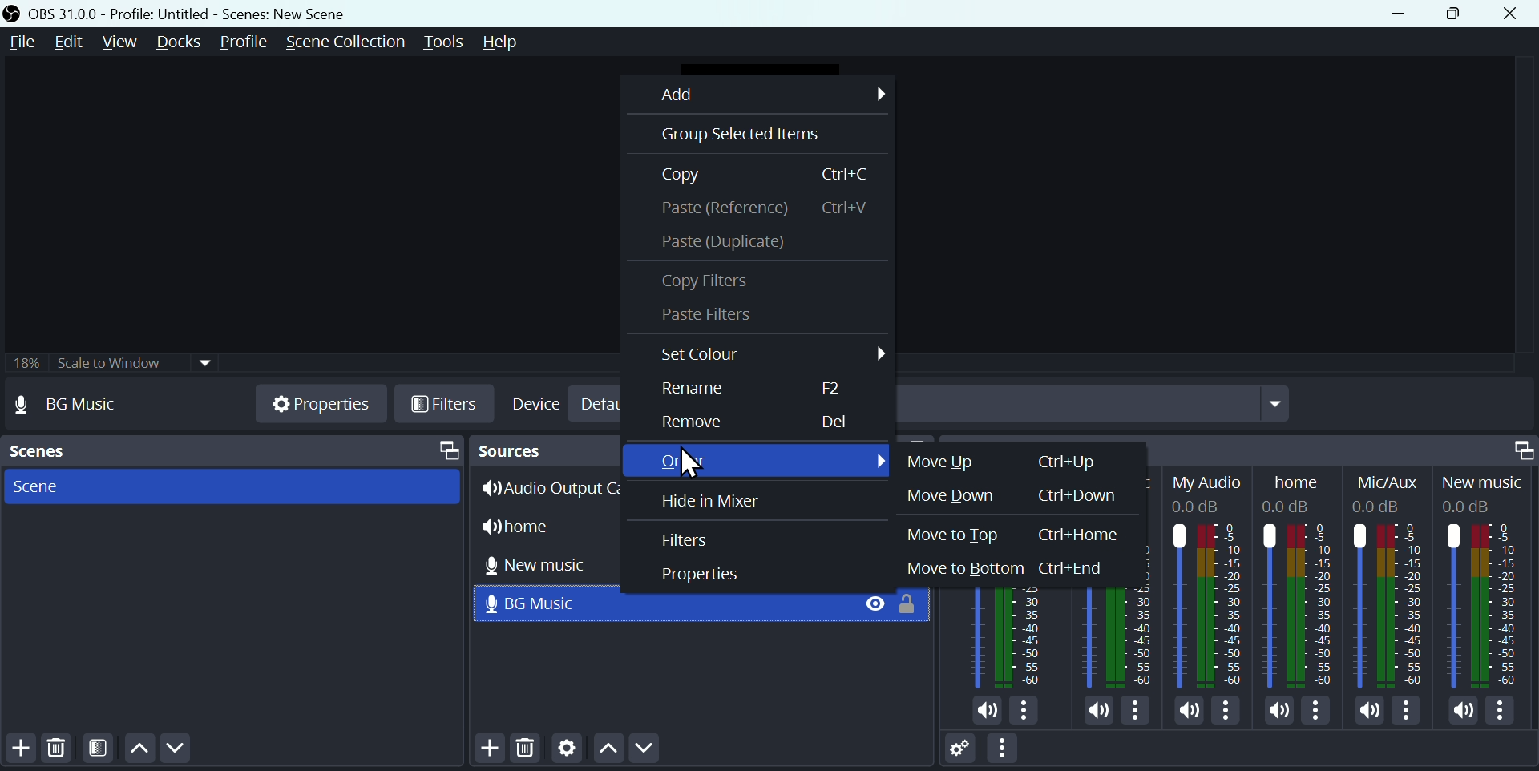 Image resolution: width=1539 pixels, height=771 pixels. I want to click on BG music, so click(543, 604).